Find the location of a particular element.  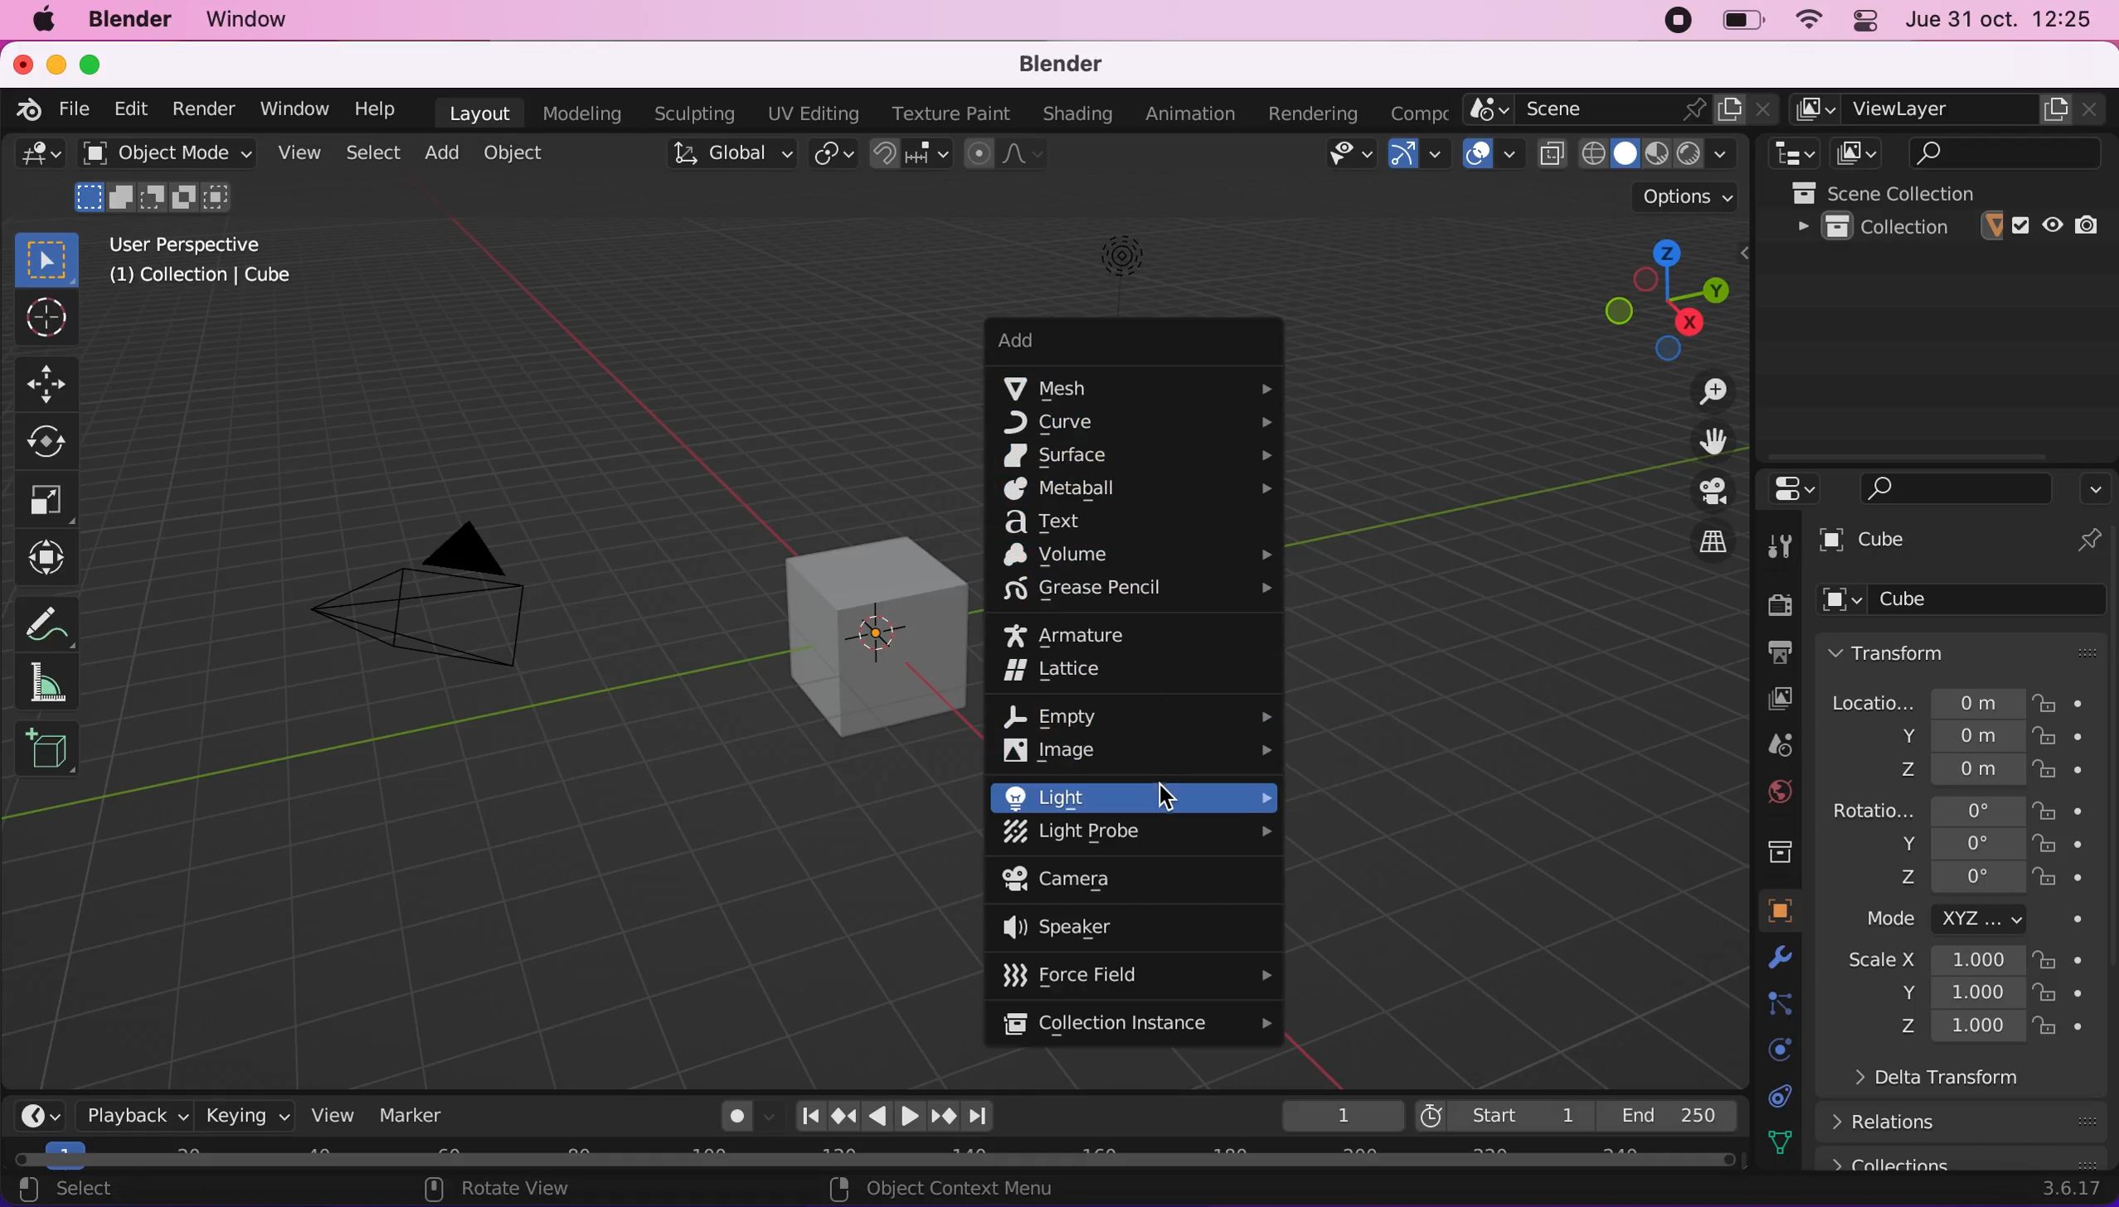

search is located at coordinates (1956, 487).